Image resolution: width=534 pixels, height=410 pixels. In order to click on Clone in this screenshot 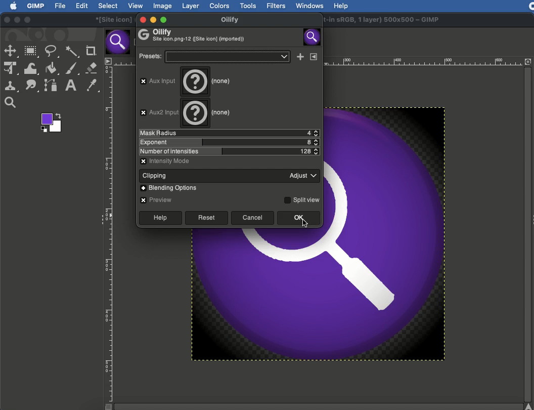, I will do `click(12, 86)`.